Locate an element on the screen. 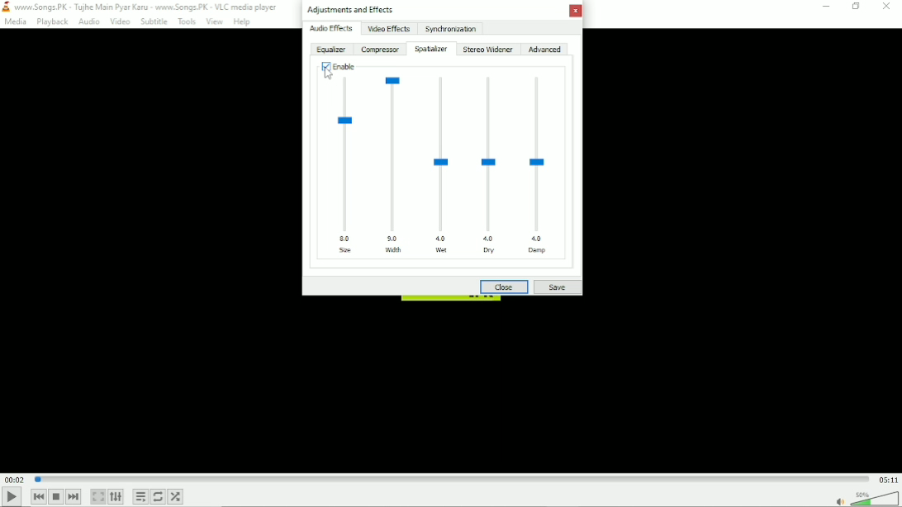  Stereo widener is located at coordinates (488, 50).